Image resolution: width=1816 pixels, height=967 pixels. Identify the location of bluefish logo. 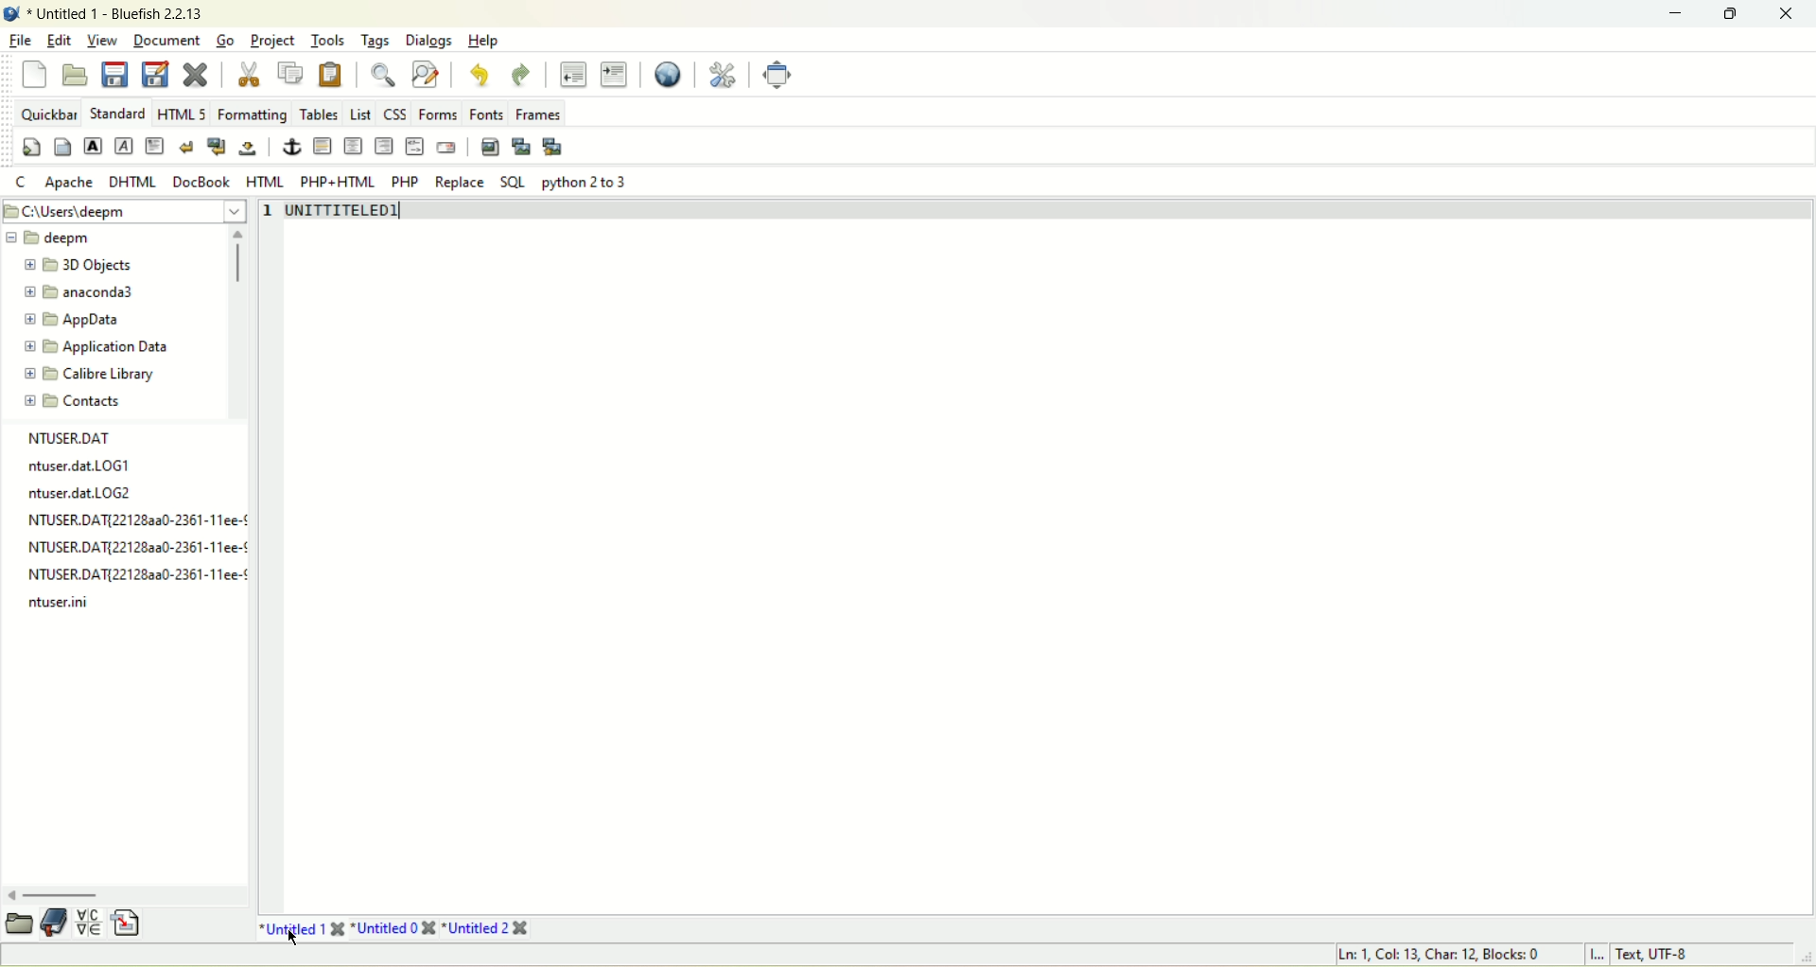
(11, 12).